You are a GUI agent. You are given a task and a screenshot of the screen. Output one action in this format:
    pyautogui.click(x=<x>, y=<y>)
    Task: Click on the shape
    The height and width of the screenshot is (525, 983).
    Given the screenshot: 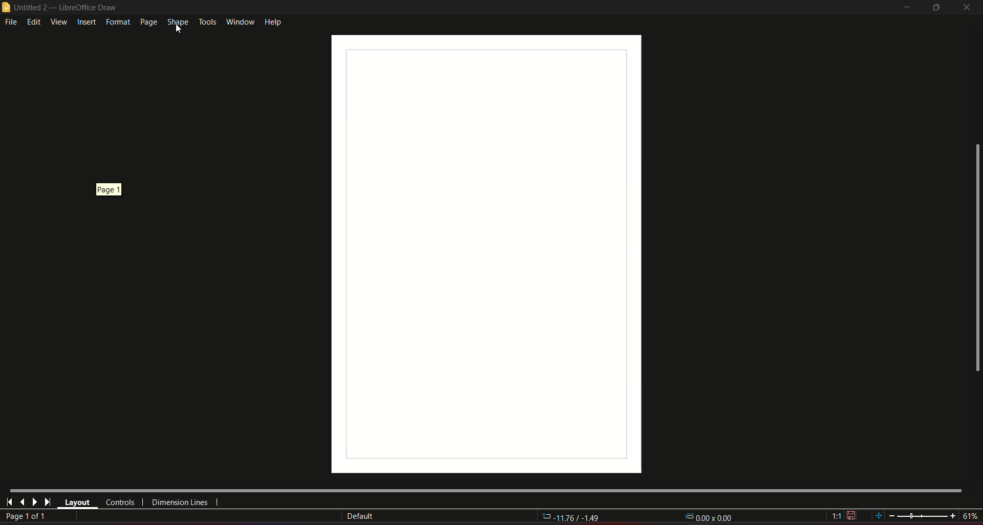 What is the action you would take?
    pyautogui.click(x=177, y=23)
    